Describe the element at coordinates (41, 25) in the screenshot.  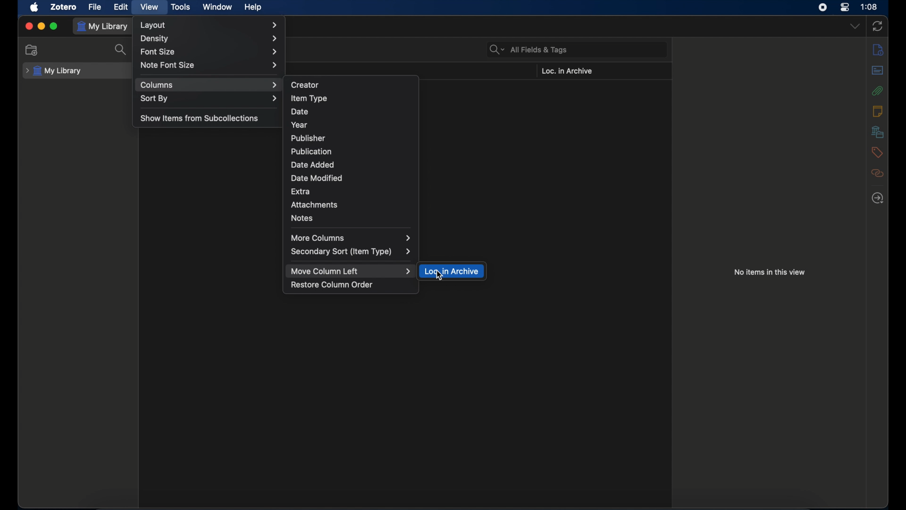
I see `minimize` at that location.